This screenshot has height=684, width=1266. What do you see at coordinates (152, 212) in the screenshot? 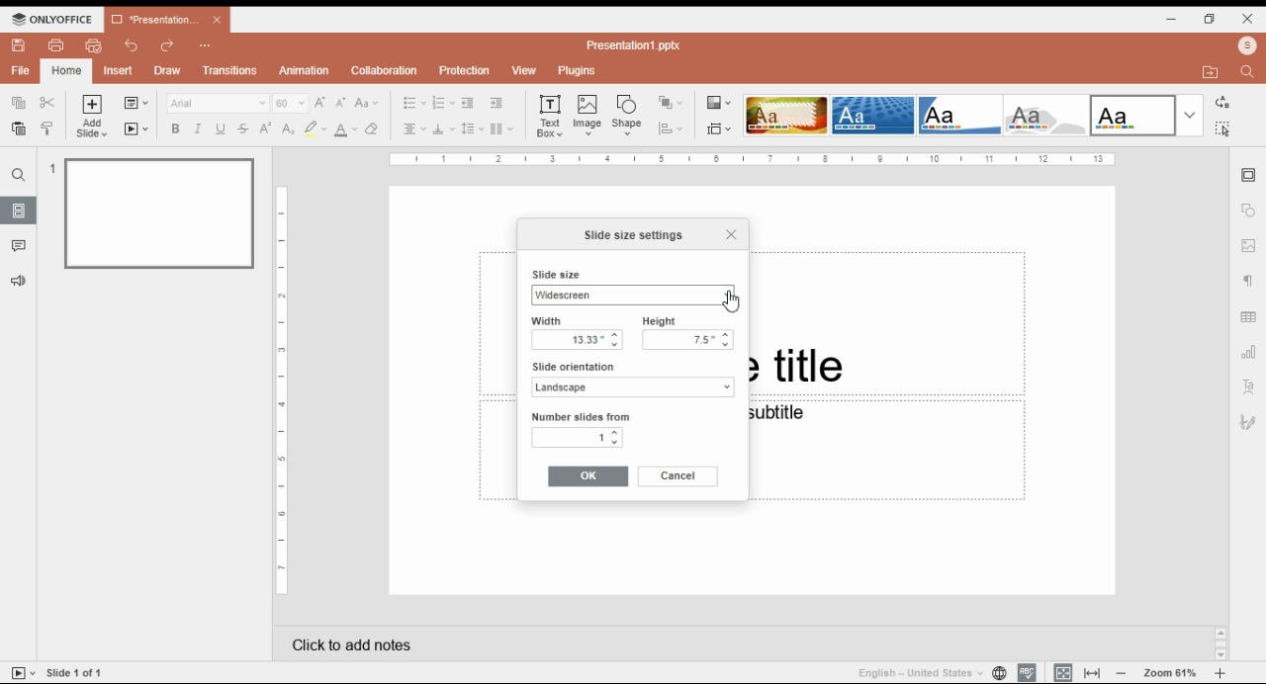
I see `slide 1` at bounding box center [152, 212].